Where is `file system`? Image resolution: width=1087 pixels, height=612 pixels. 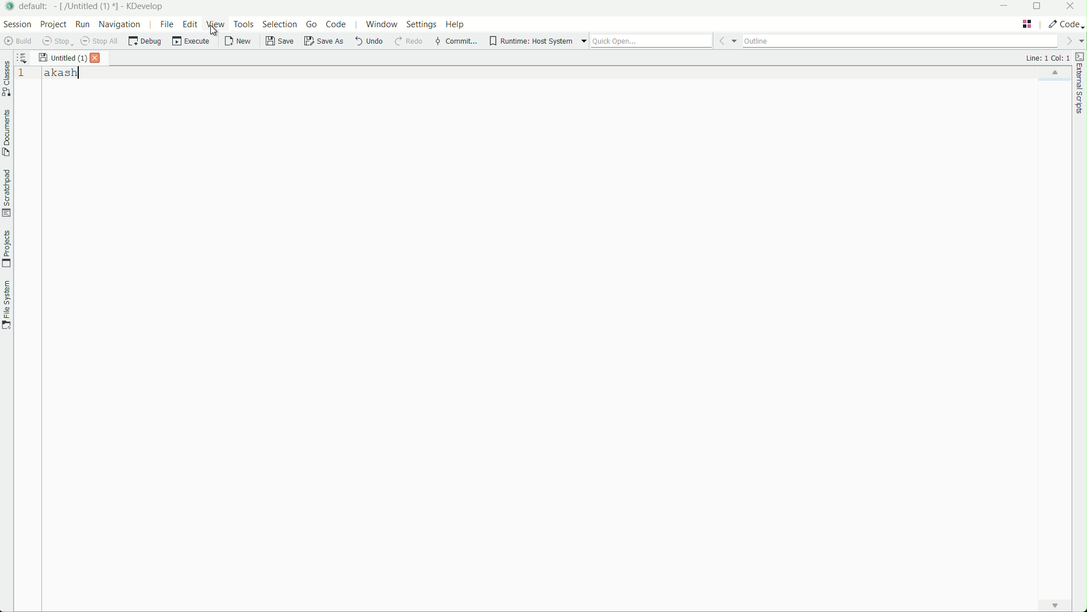 file system is located at coordinates (7, 305).